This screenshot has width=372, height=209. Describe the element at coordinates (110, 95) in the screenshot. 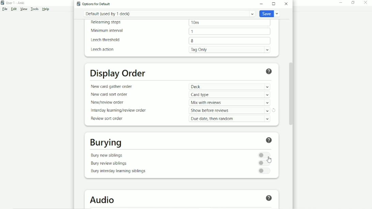

I see `New card sort order` at that location.